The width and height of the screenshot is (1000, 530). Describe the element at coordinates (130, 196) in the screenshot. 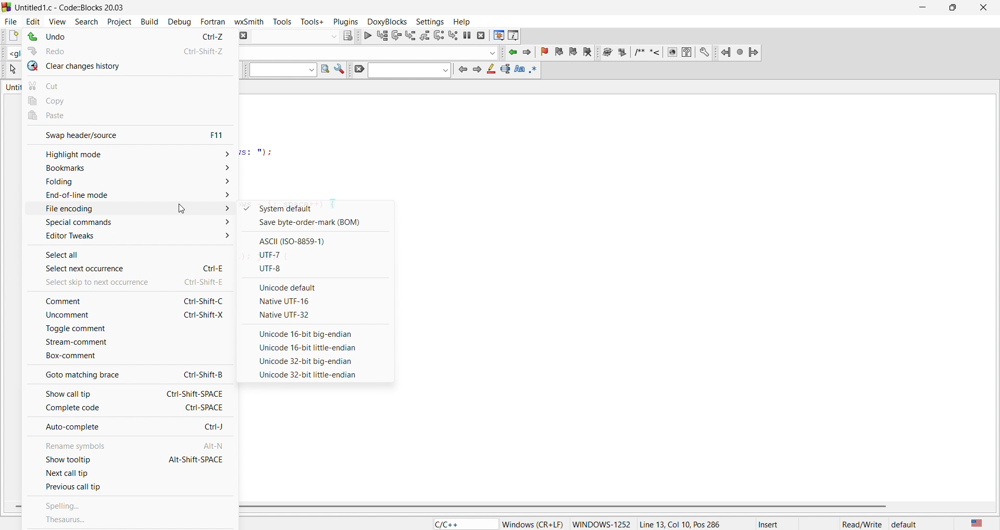

I see `end of line mode` at that location.